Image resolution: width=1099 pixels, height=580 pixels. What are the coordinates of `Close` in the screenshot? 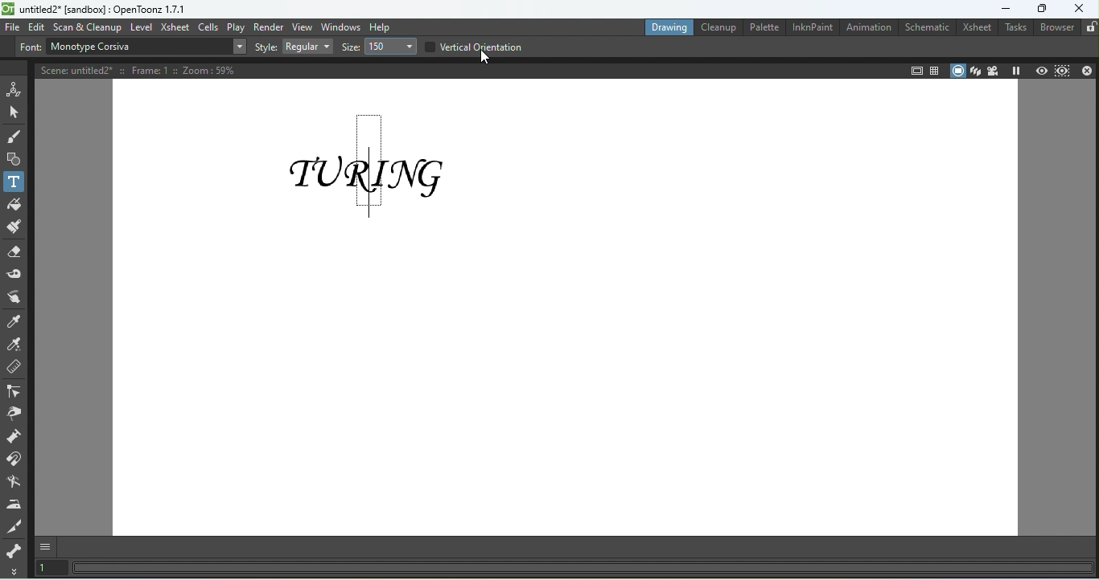 It's located at (1086, 71).